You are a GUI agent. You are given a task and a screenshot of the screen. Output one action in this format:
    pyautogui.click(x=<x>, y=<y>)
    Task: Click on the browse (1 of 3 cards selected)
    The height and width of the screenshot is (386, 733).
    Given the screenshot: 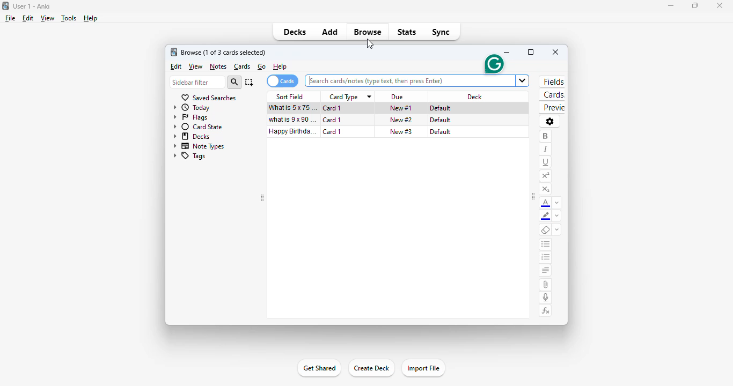 What is the action you would take?
    pyautogui.click(x=224, y=53)
    